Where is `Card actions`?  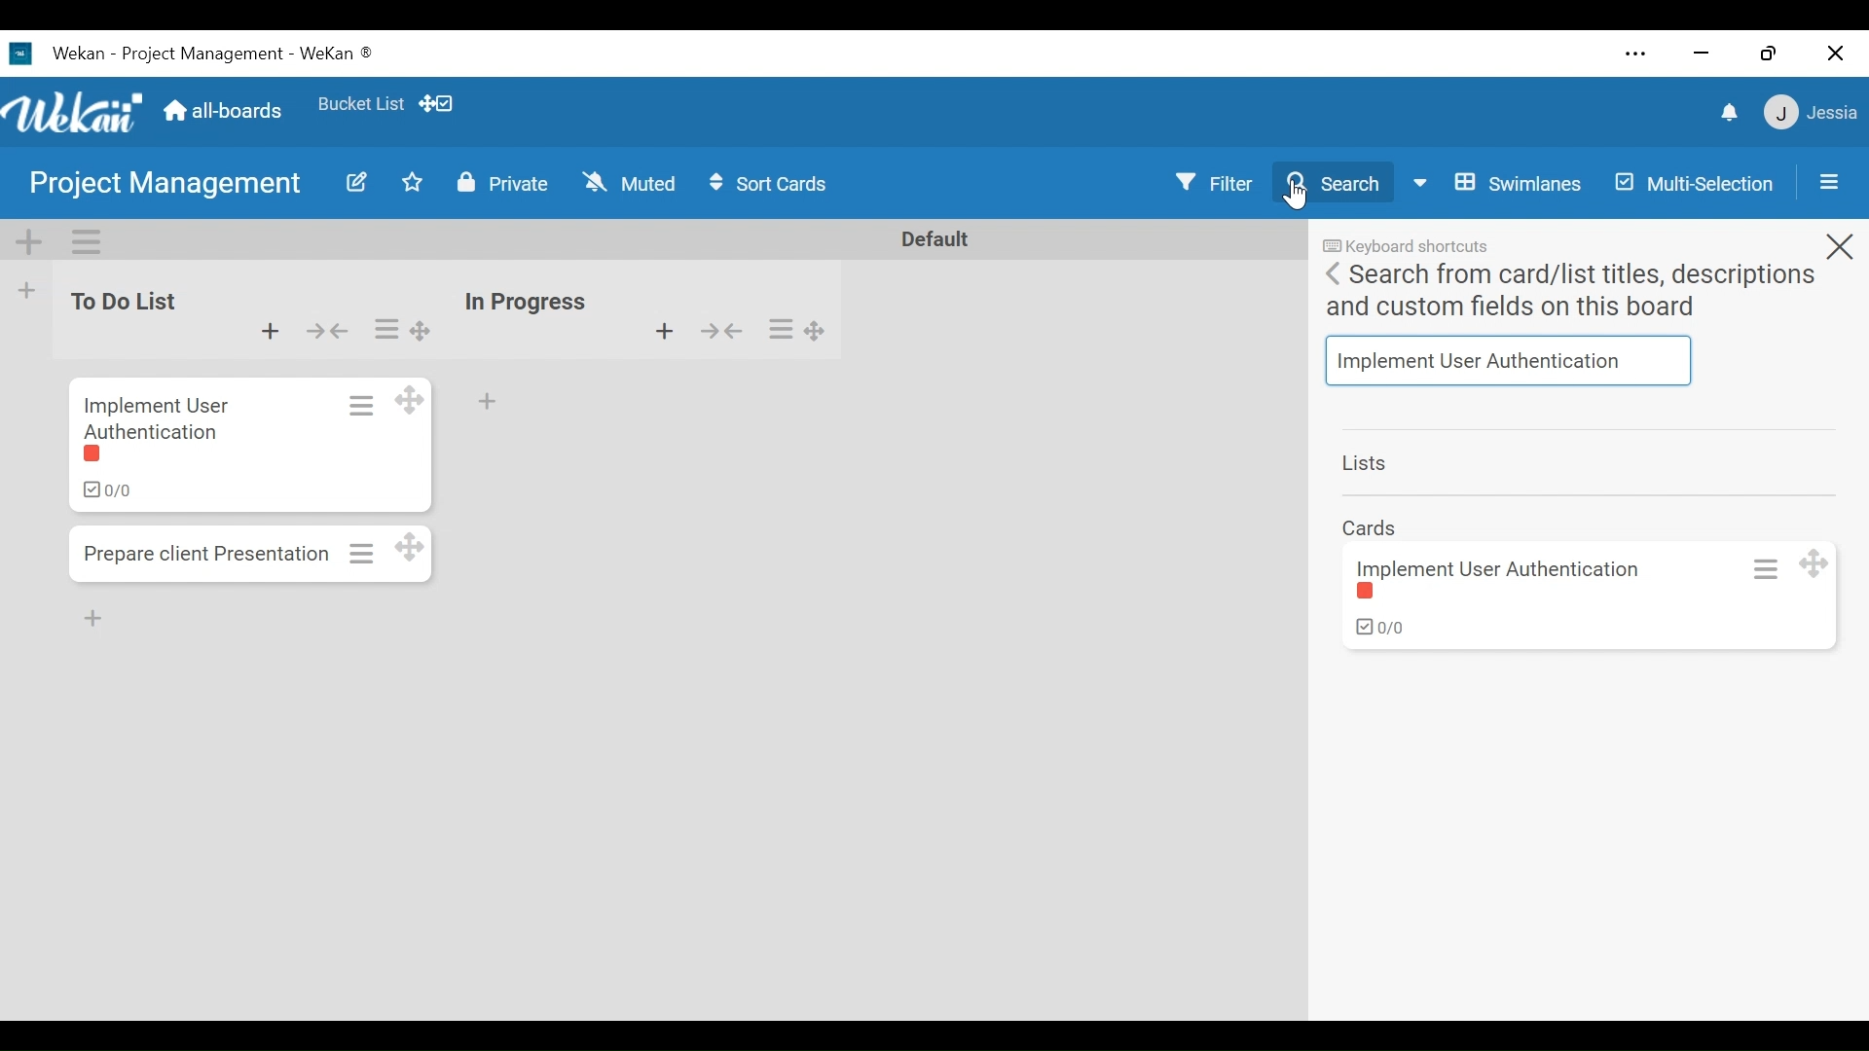 Card actions is located at coordinates (1758, 568).